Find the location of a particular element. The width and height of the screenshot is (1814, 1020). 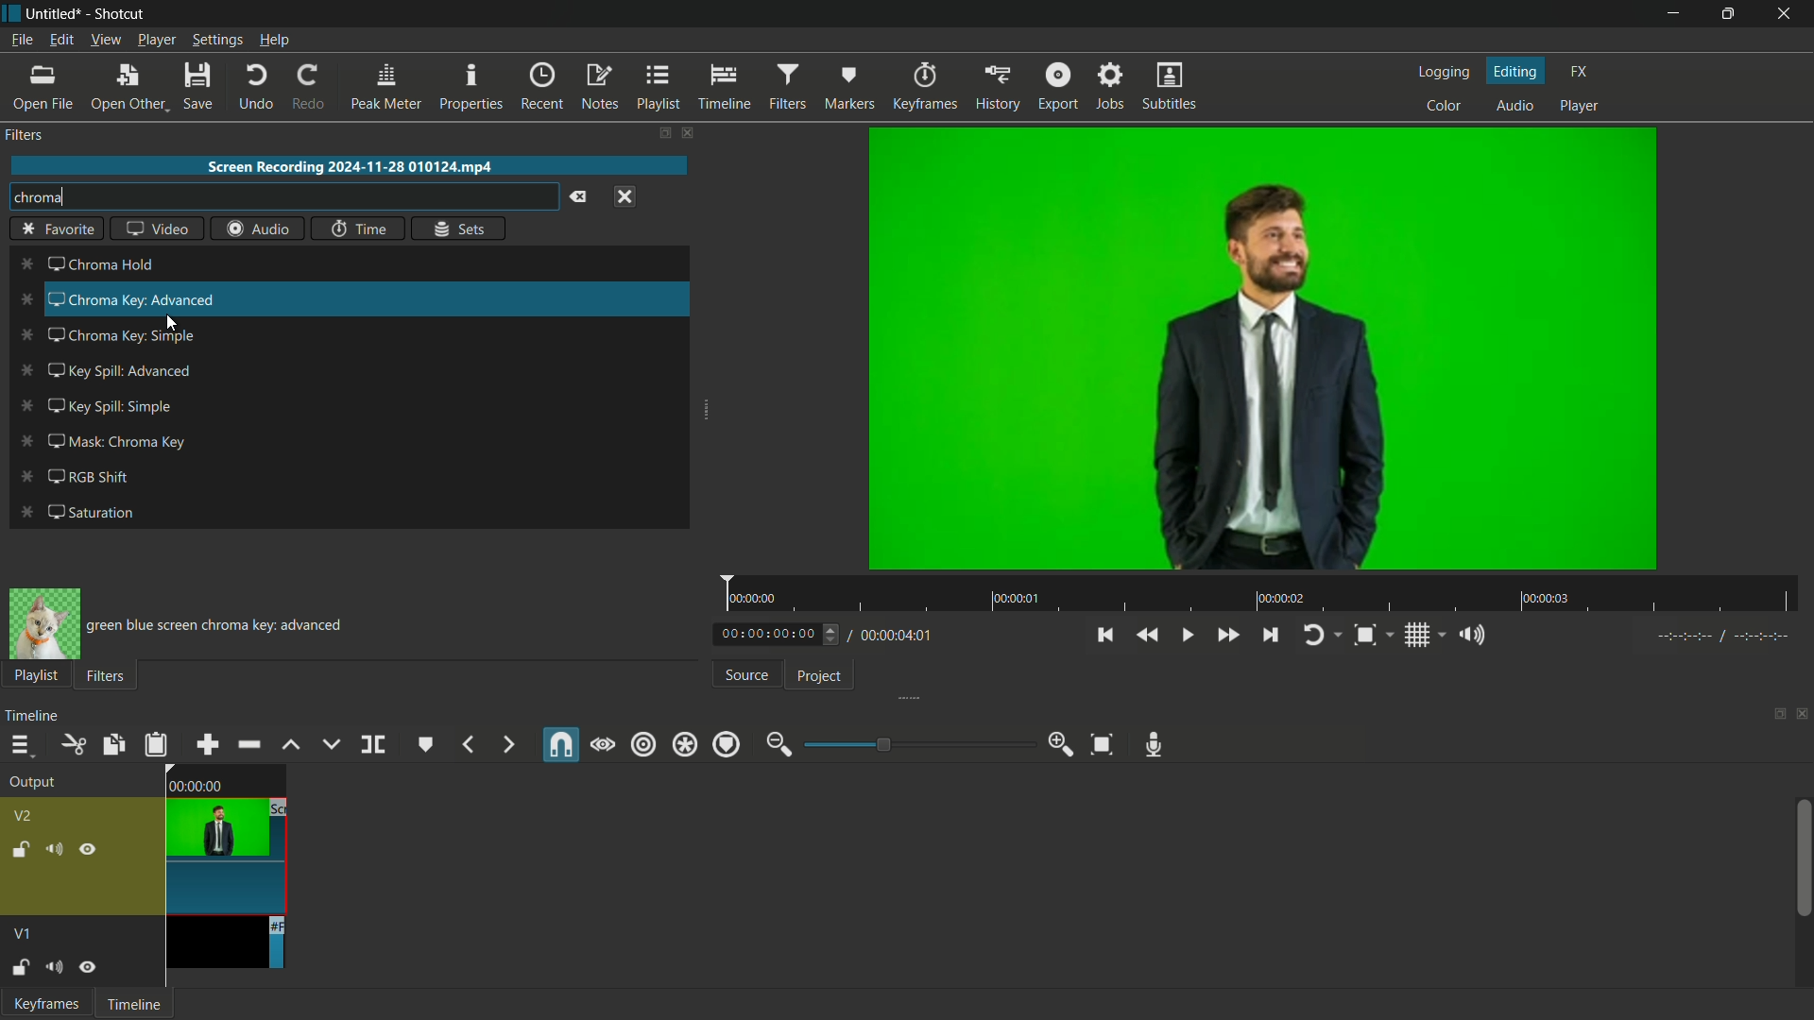

current time is located at coordinates (767, 633).